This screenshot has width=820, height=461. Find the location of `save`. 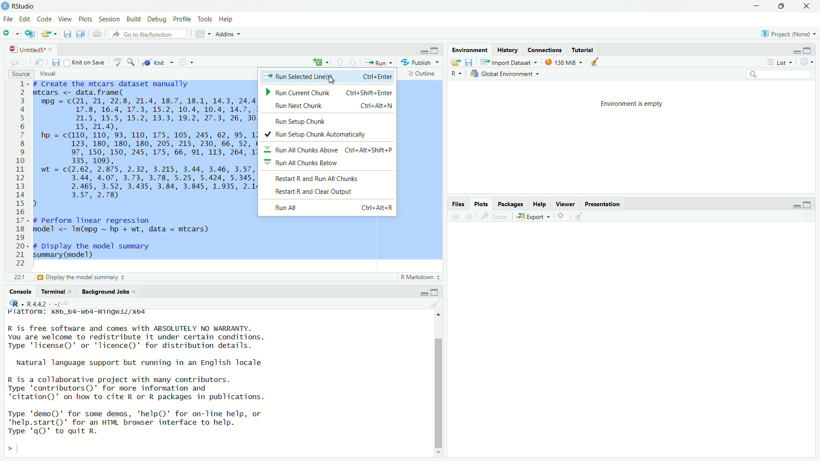

save is located at coordinates (68, 33).